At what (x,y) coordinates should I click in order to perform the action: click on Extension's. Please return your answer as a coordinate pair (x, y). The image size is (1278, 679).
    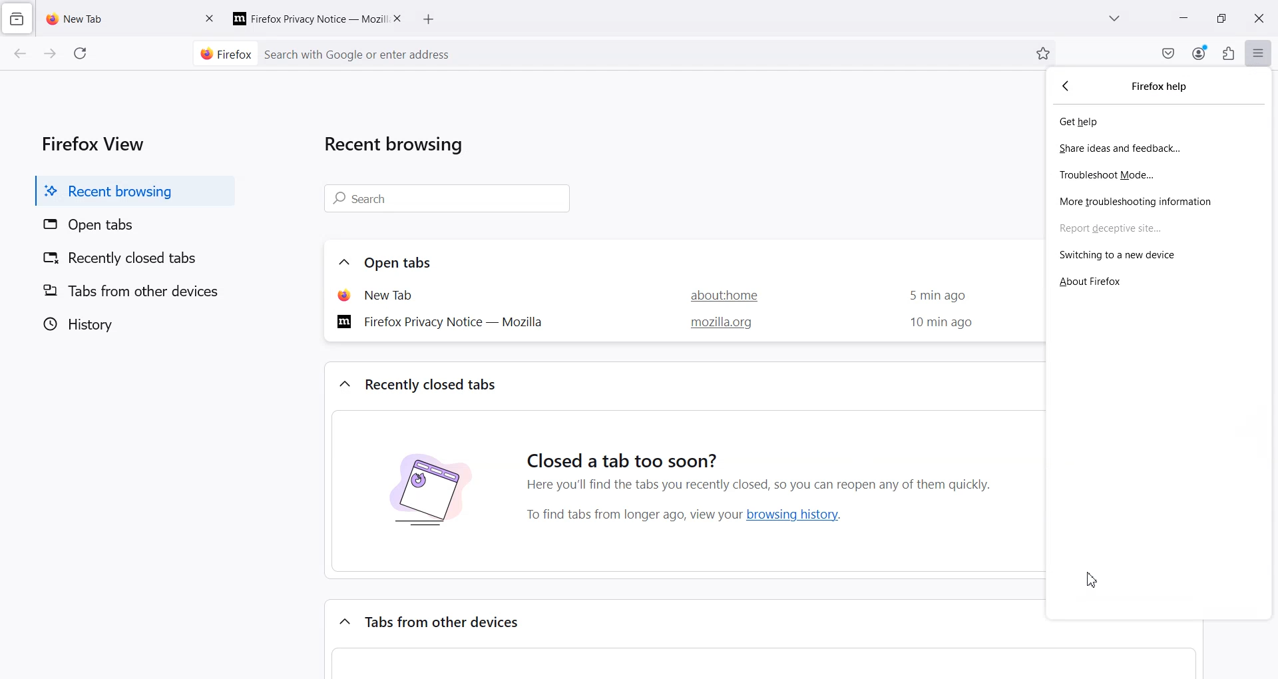
    Looking at the image, I should click on (1228, 53).